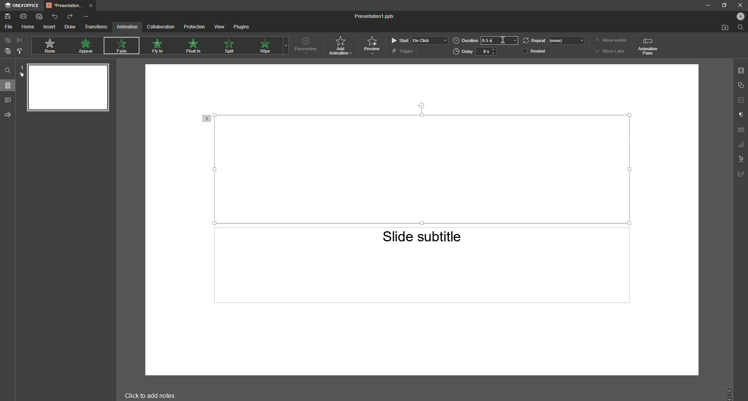 The width and height of the screenshot is (748, 401). I want to click on None, so click(49, 47).